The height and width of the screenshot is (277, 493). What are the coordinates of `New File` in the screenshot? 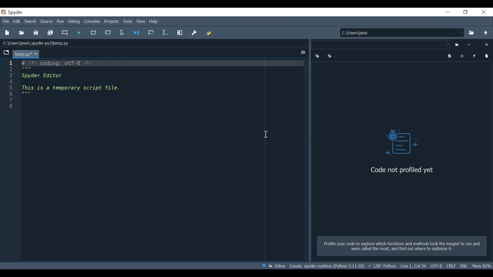 It's located at (7, 33).